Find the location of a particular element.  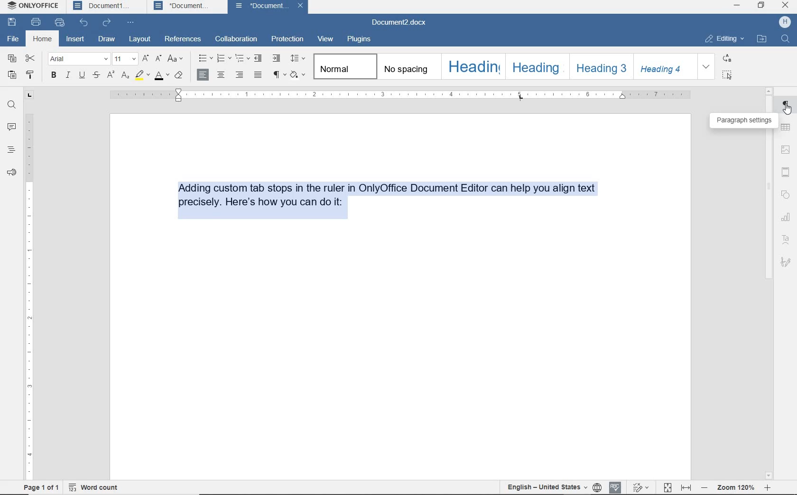

shading is located at coordinates (297, 75).